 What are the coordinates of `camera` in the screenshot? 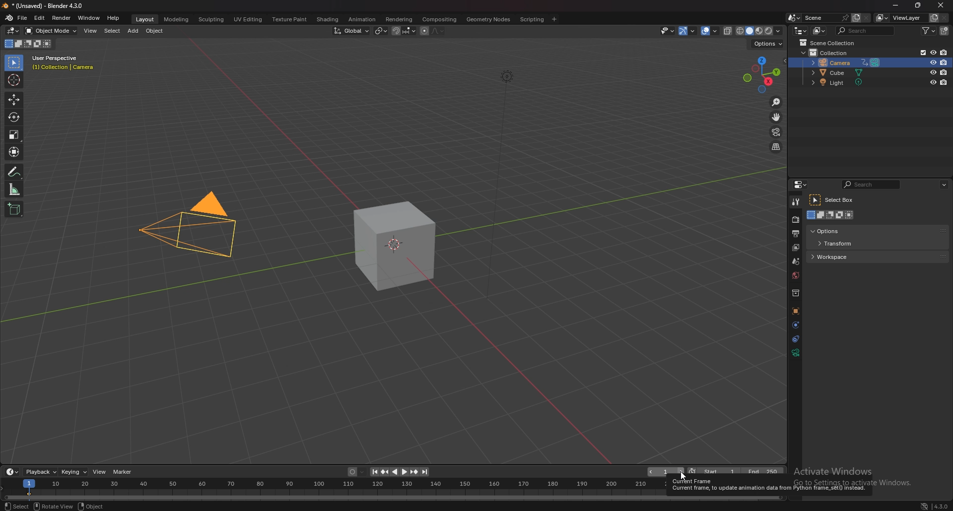 It's located at (188, 230).